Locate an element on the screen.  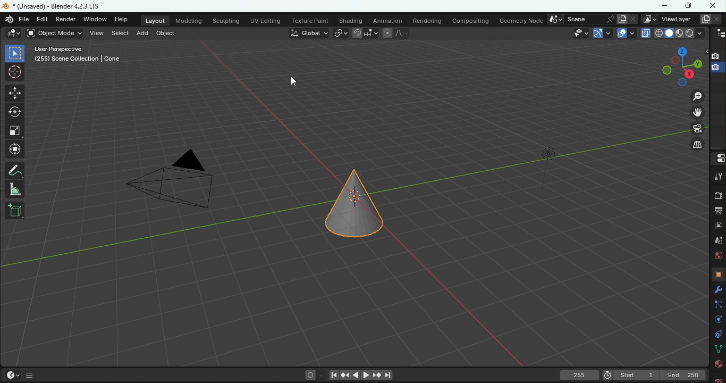
Last frame of playback/rendering range is located at coordinates (684, 375).